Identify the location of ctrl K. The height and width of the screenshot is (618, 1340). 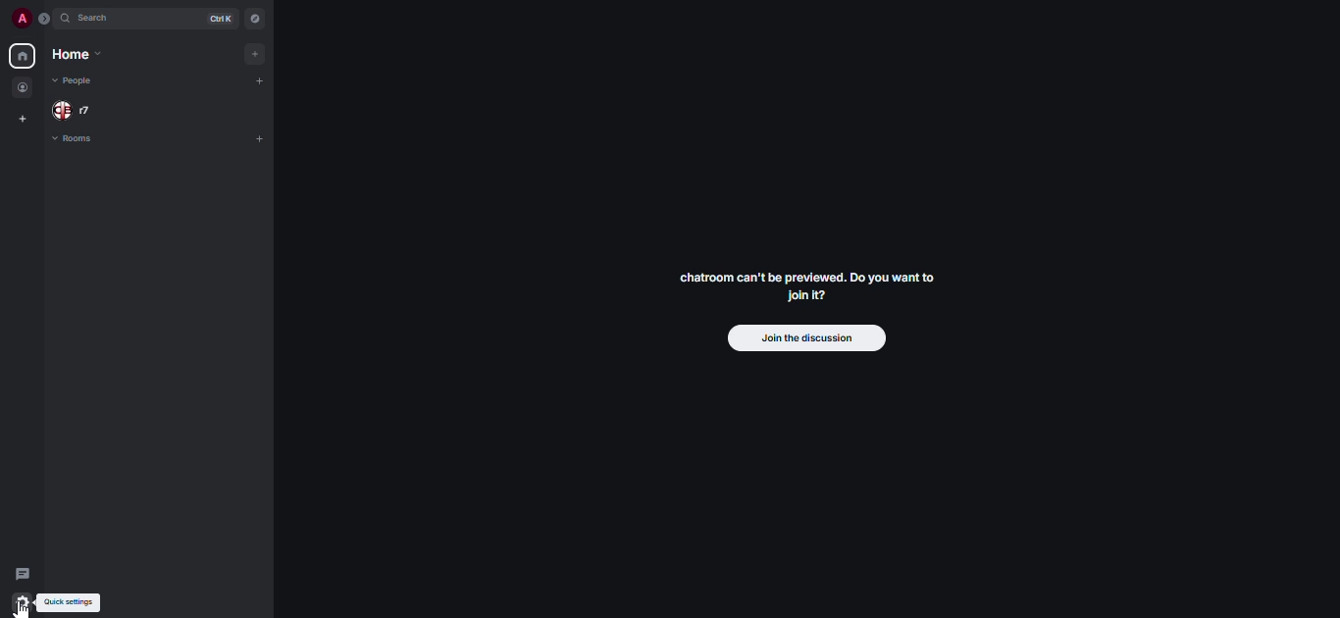
(216, 19).